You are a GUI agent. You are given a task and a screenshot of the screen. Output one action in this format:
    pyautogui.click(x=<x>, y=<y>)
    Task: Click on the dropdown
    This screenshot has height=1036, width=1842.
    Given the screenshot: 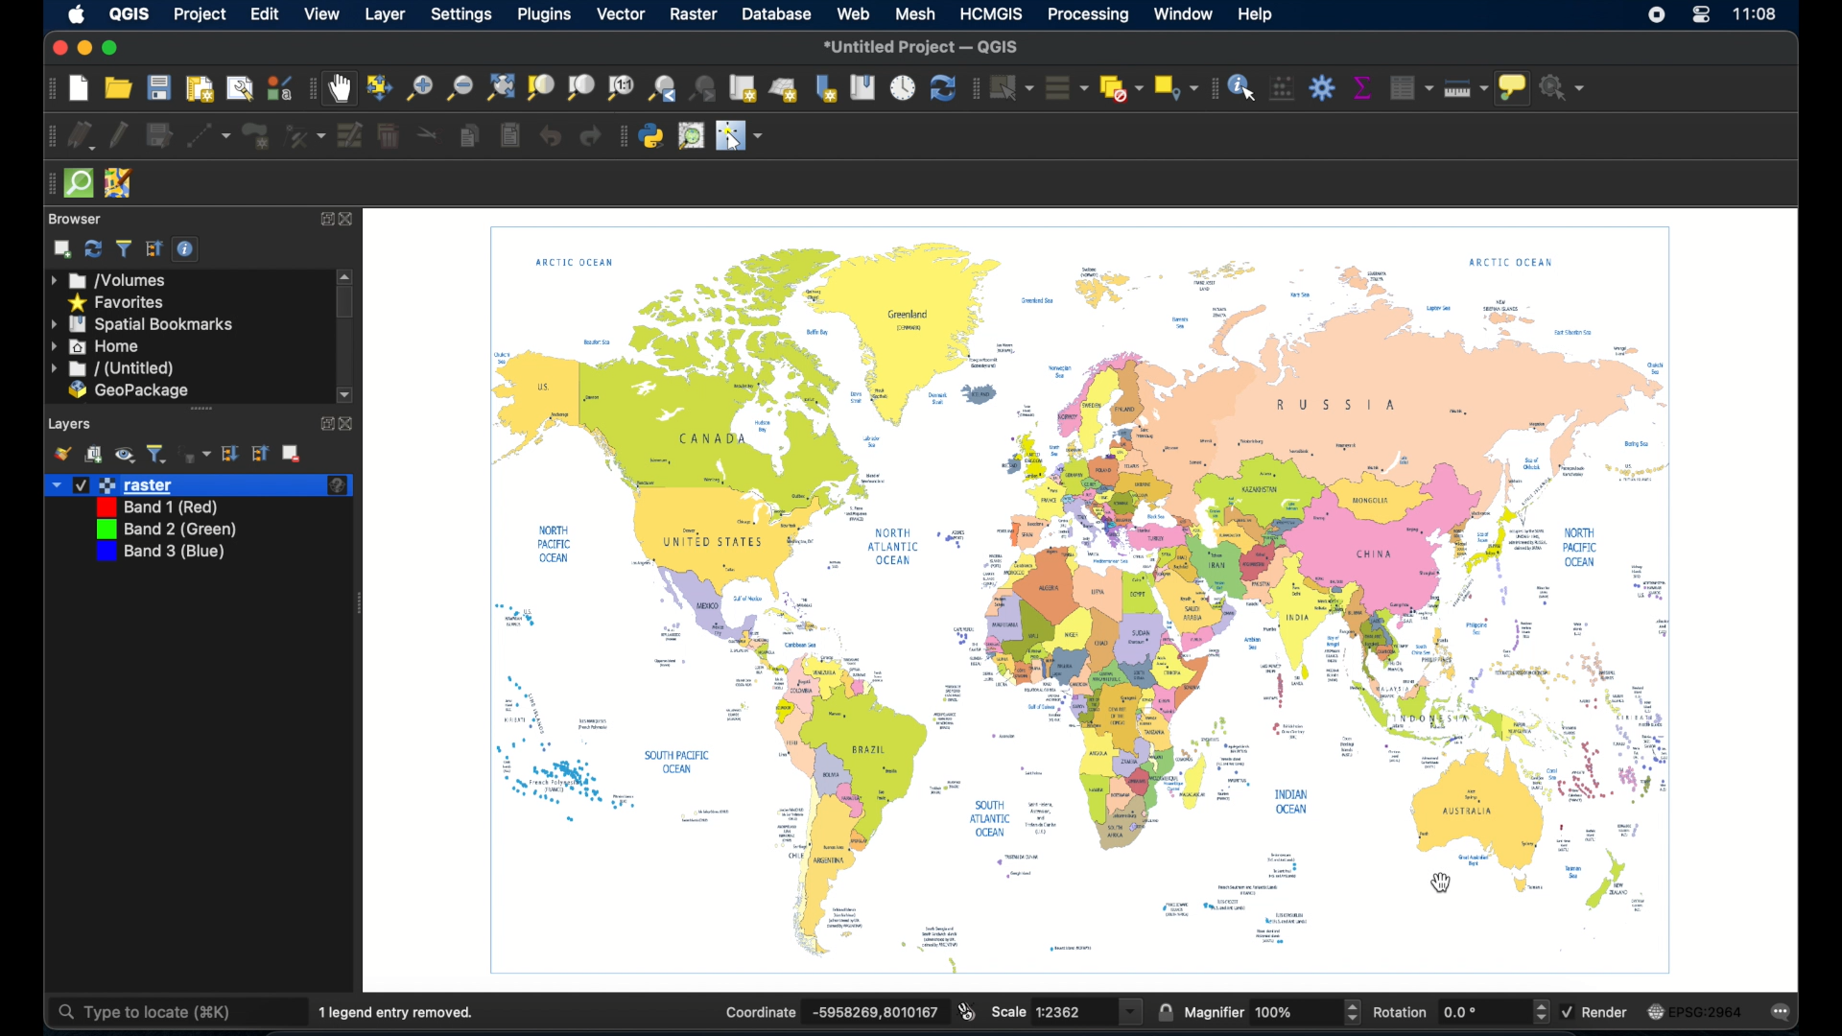 What is the action you would take?
    pyautogui.click(x=1132, y=1012)
    